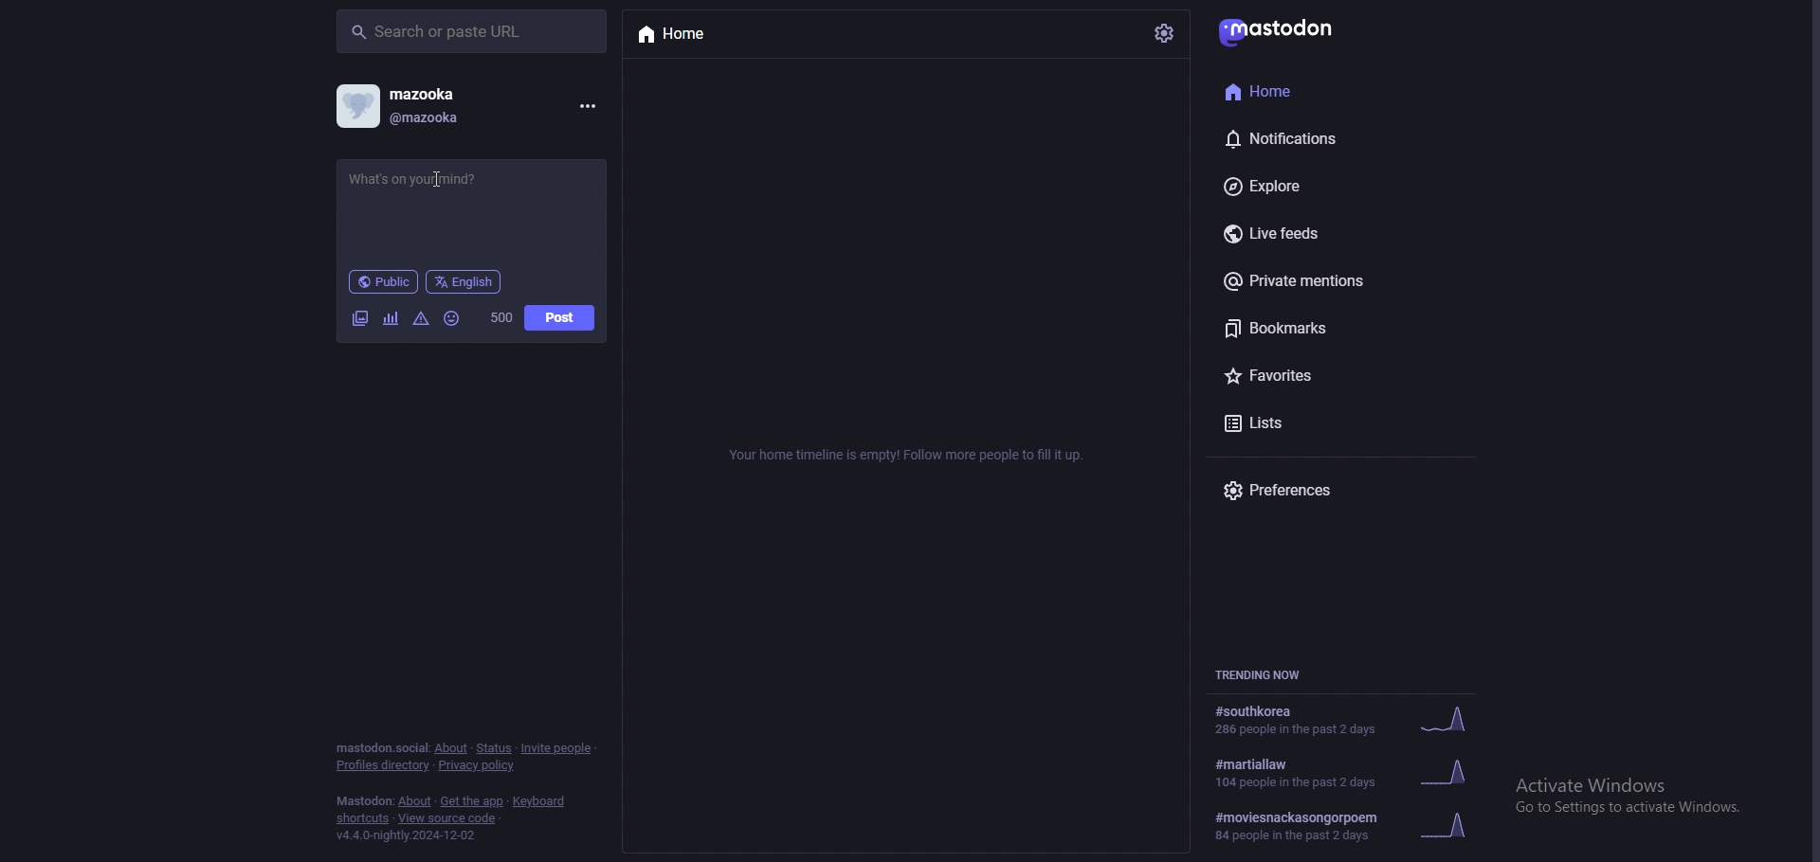 The image size is (1820, 862). Describe the element at coordinates (452, 747) in the screenshot. I see `about` at that location.